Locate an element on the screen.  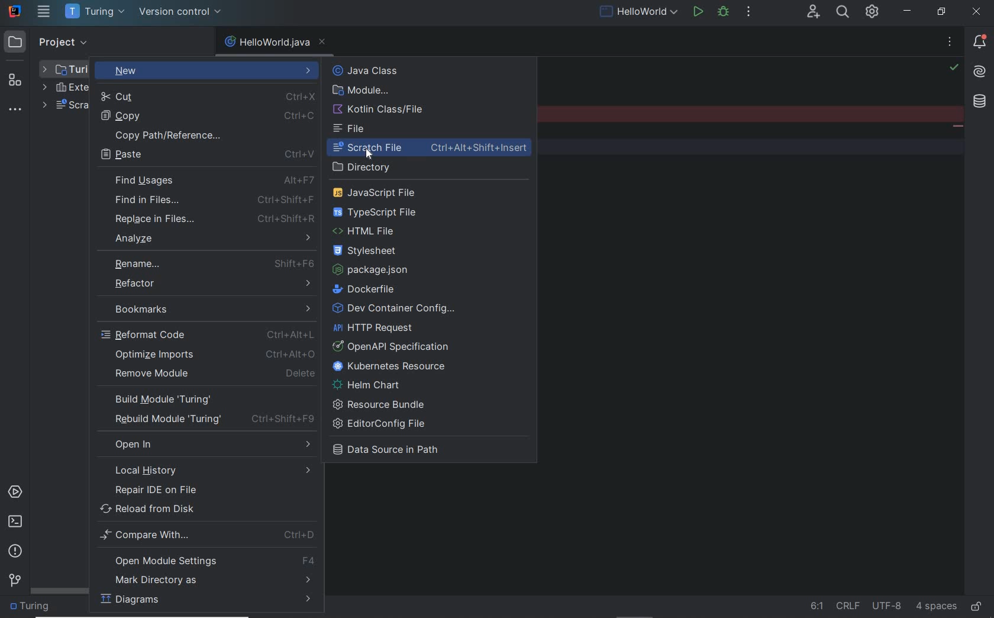
find in files is located at coordinates (212, 199).